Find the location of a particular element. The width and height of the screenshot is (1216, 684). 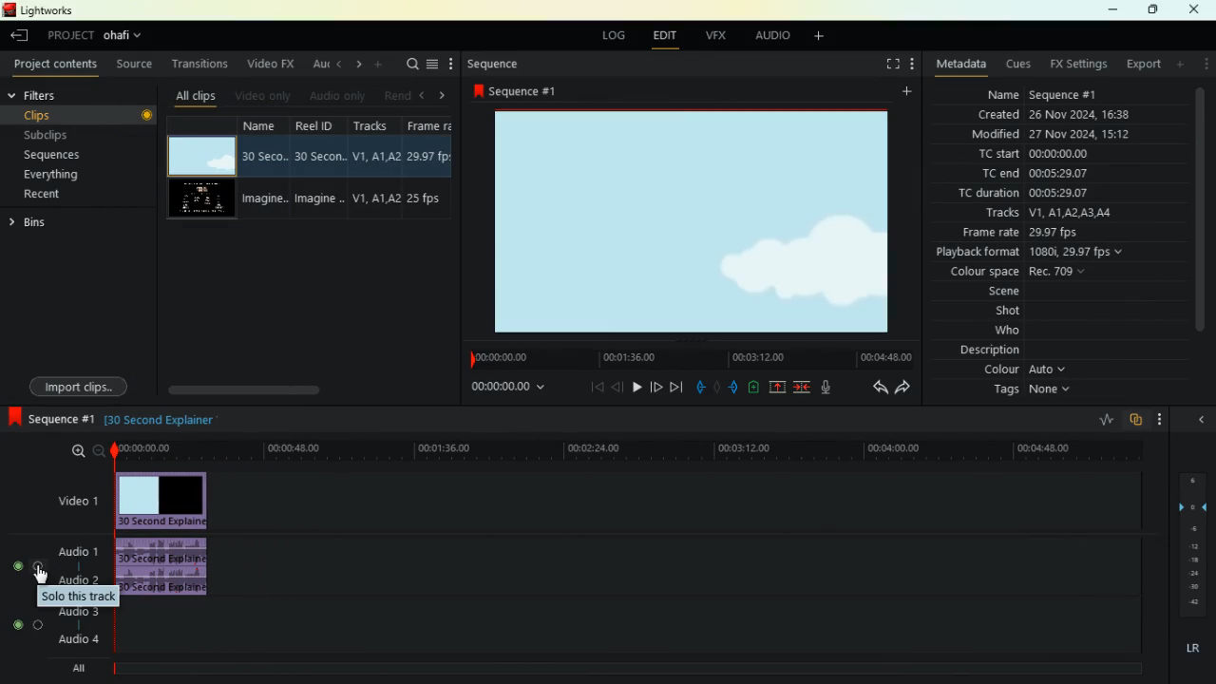

add is located at coordinates (904, 92).